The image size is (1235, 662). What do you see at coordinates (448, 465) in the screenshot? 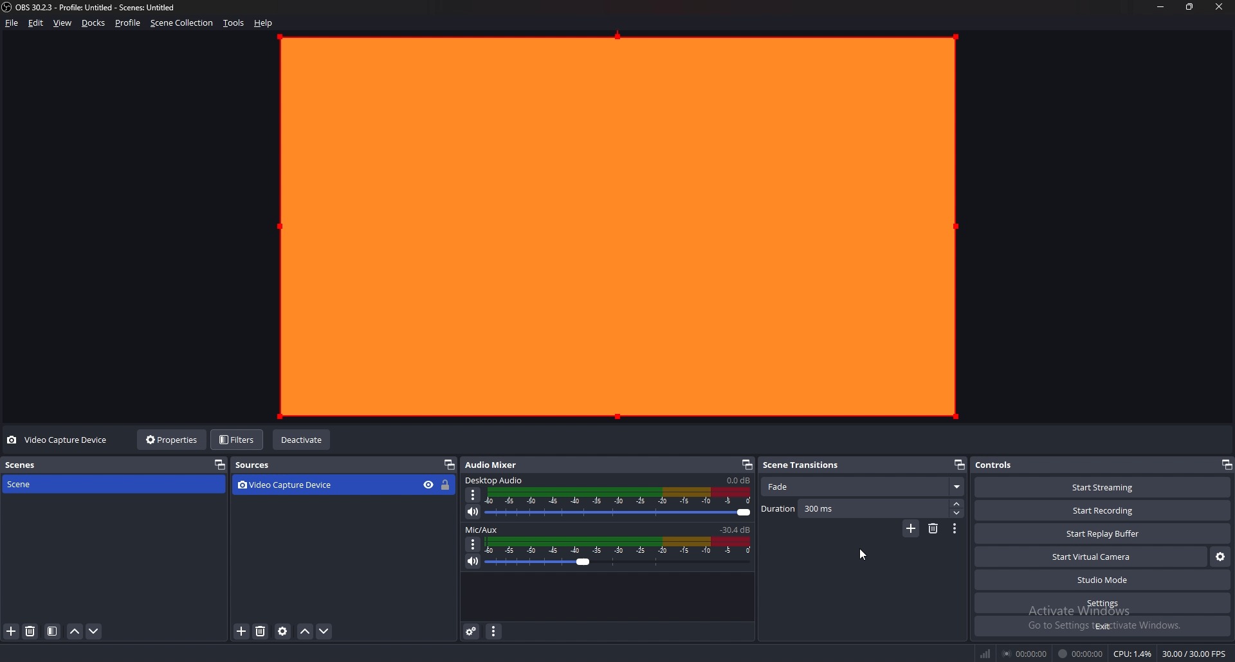
I see `pop out` at bounding box center [448, 465].